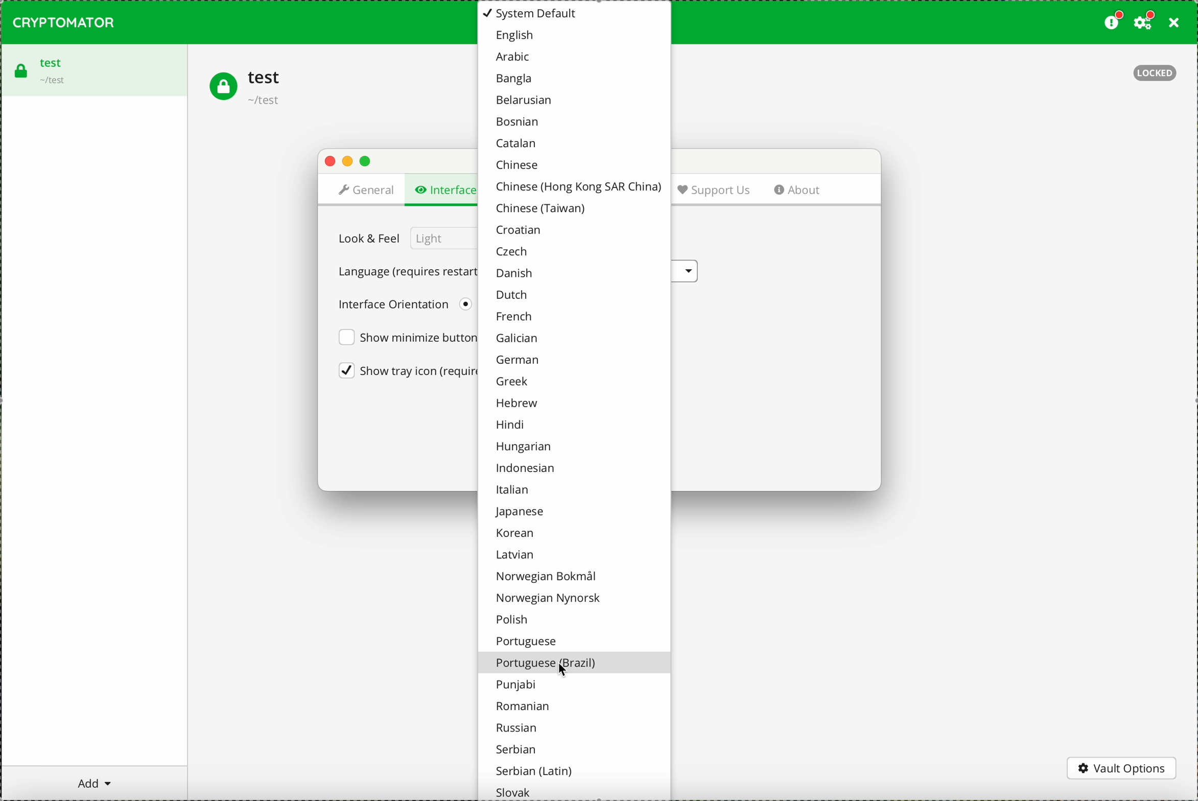 This screenshot has width=1198, height=801. What do you see at coordinates (1112, 22) in the screenshot?
I see `donate` at bounding box center [1112, 22].